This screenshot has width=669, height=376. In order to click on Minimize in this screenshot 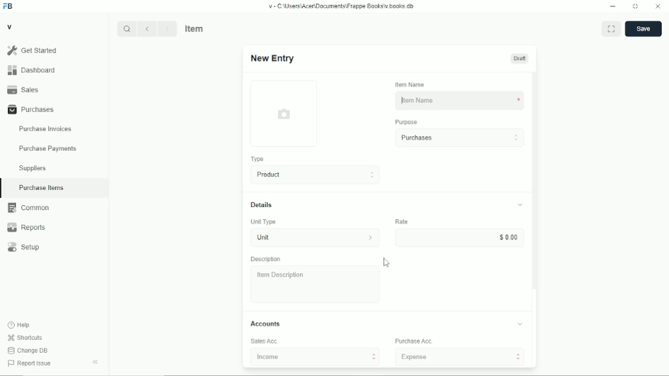, I will do `click(613, 6)`.